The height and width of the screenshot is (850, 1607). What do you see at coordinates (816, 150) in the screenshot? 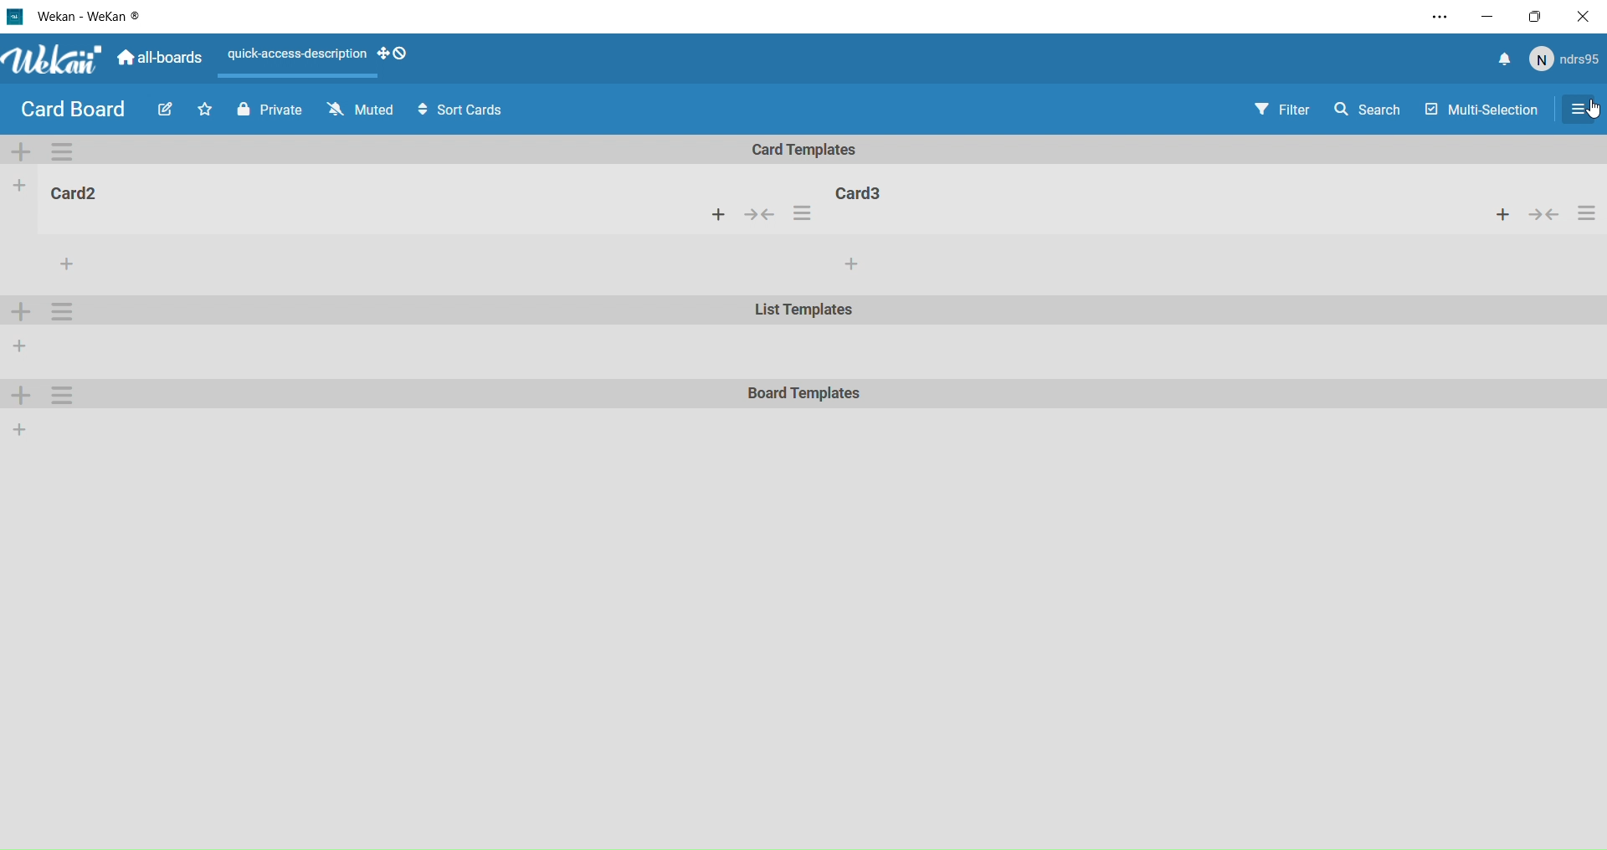
I see `Card Templates` at bounding box center [816, 150].